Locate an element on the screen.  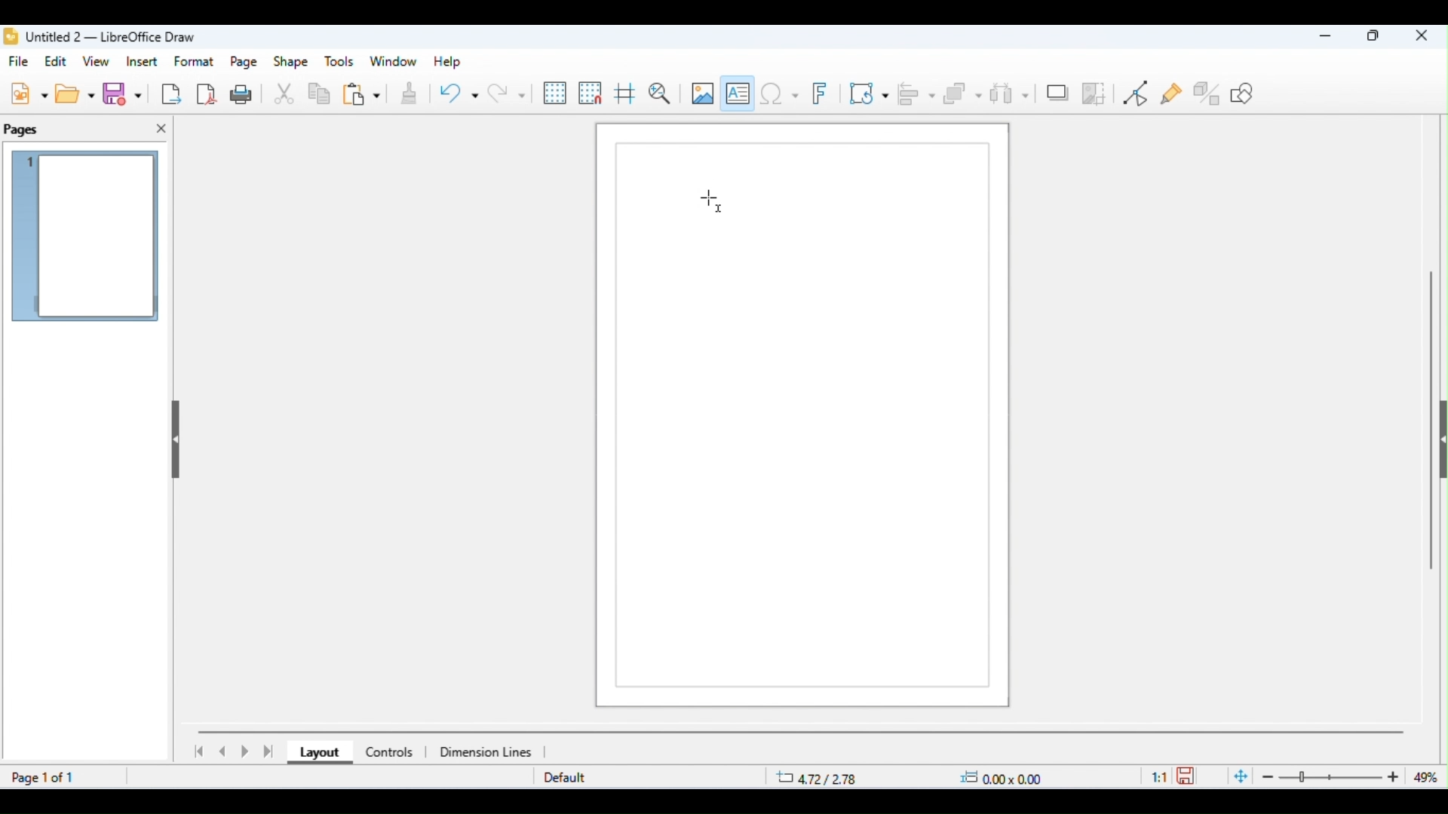
next page is located at coordinates (247, 752).